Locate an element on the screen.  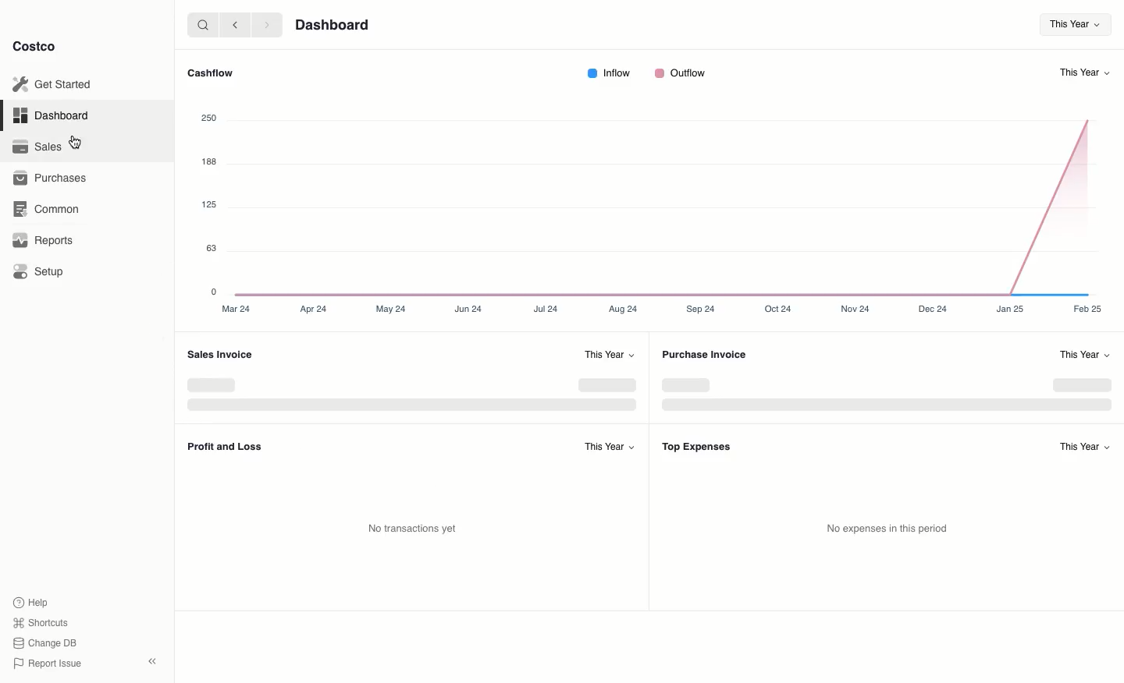
Top Expenses is located at coordinates (697, 447).